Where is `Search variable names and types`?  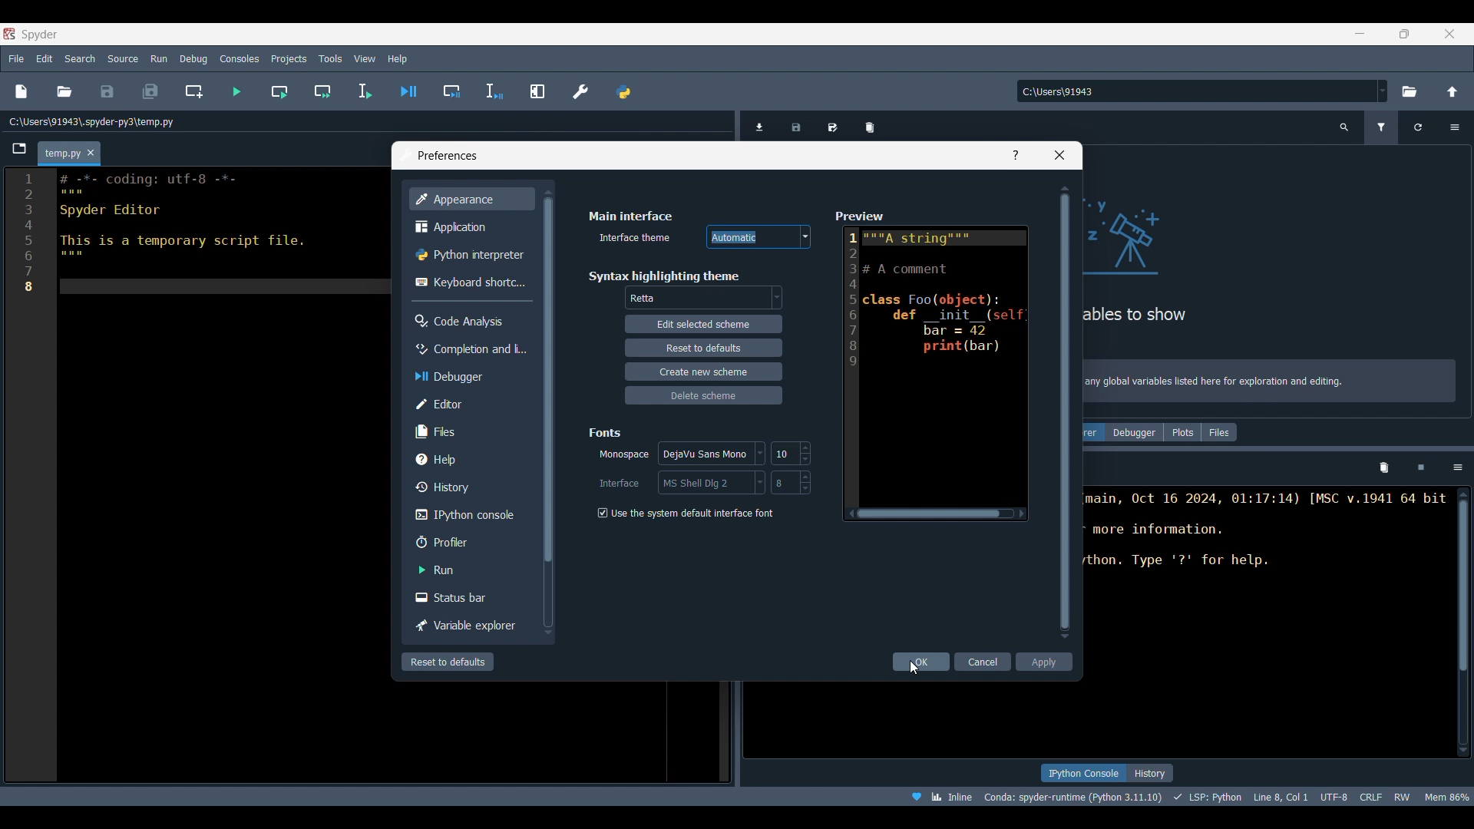 Search variable names and types is located at coordinates (1345, 127).